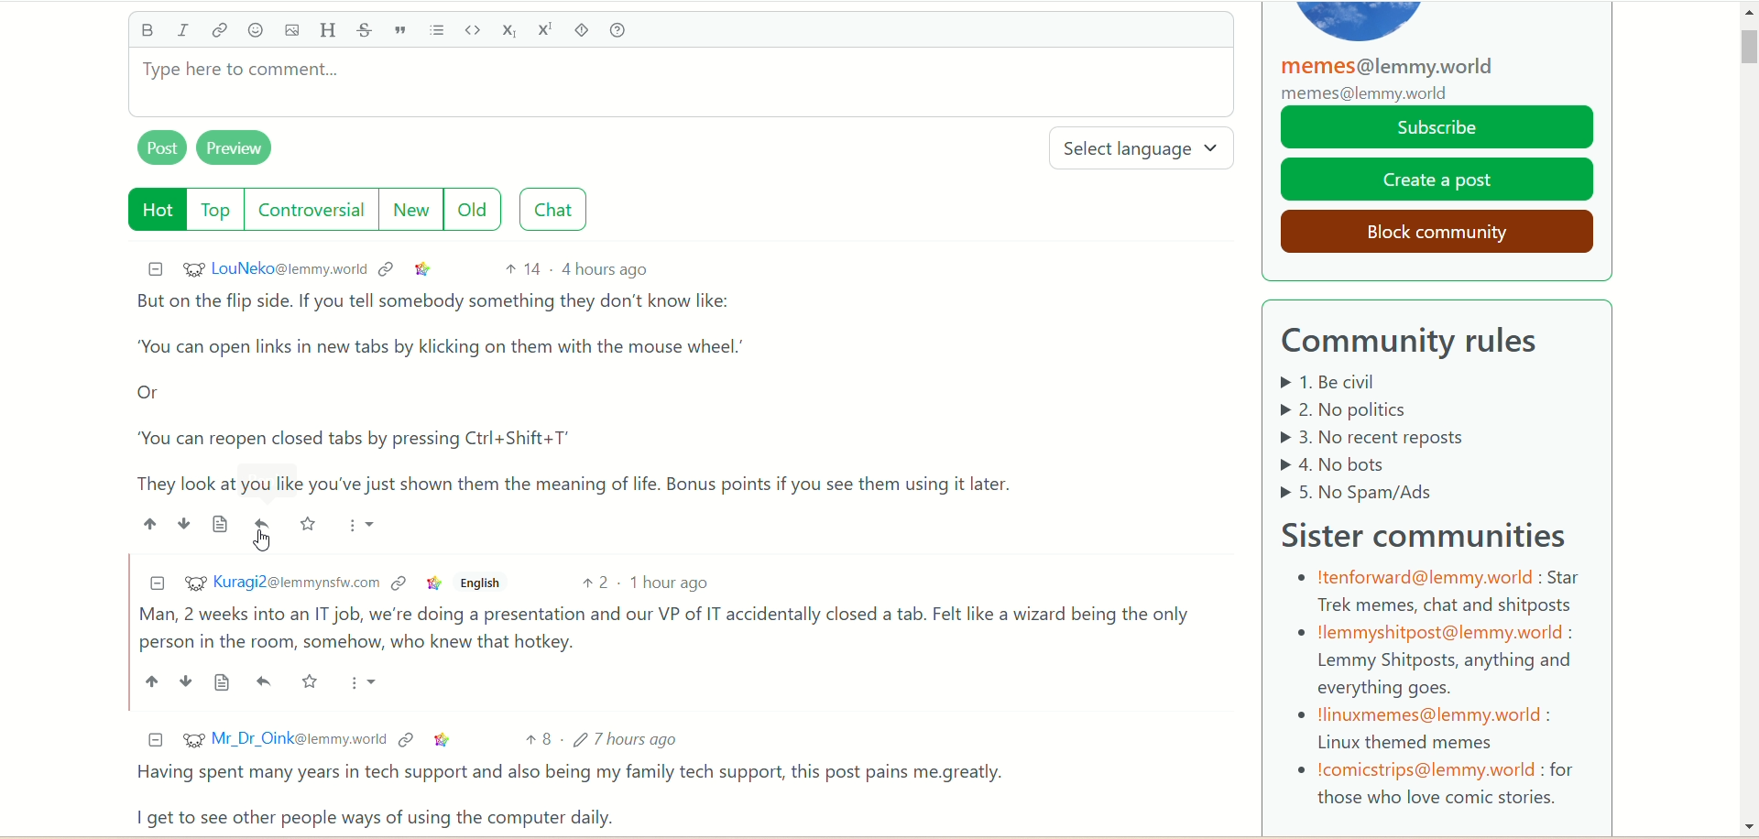 This screenshot has width=1759, height=839. What do you see at coordinates (607, 268) in the screenshot?
I see `4 hours ago (post date)` at bounding box center [607, 268].